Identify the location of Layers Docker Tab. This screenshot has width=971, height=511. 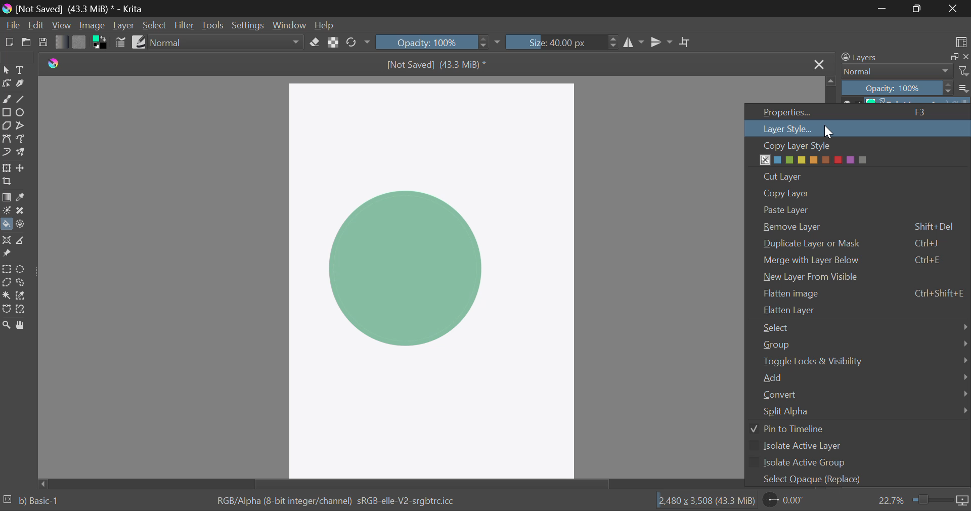
(902, 58).